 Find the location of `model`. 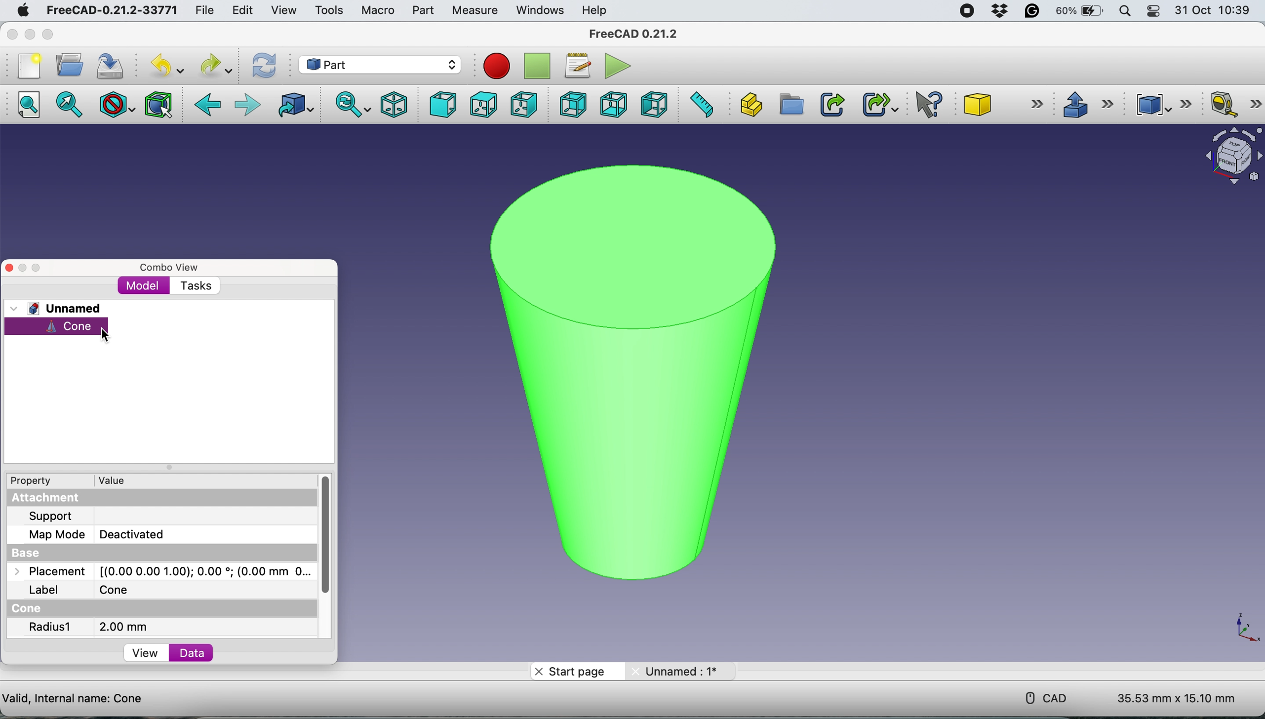

model is located at coordinates (146, 285).